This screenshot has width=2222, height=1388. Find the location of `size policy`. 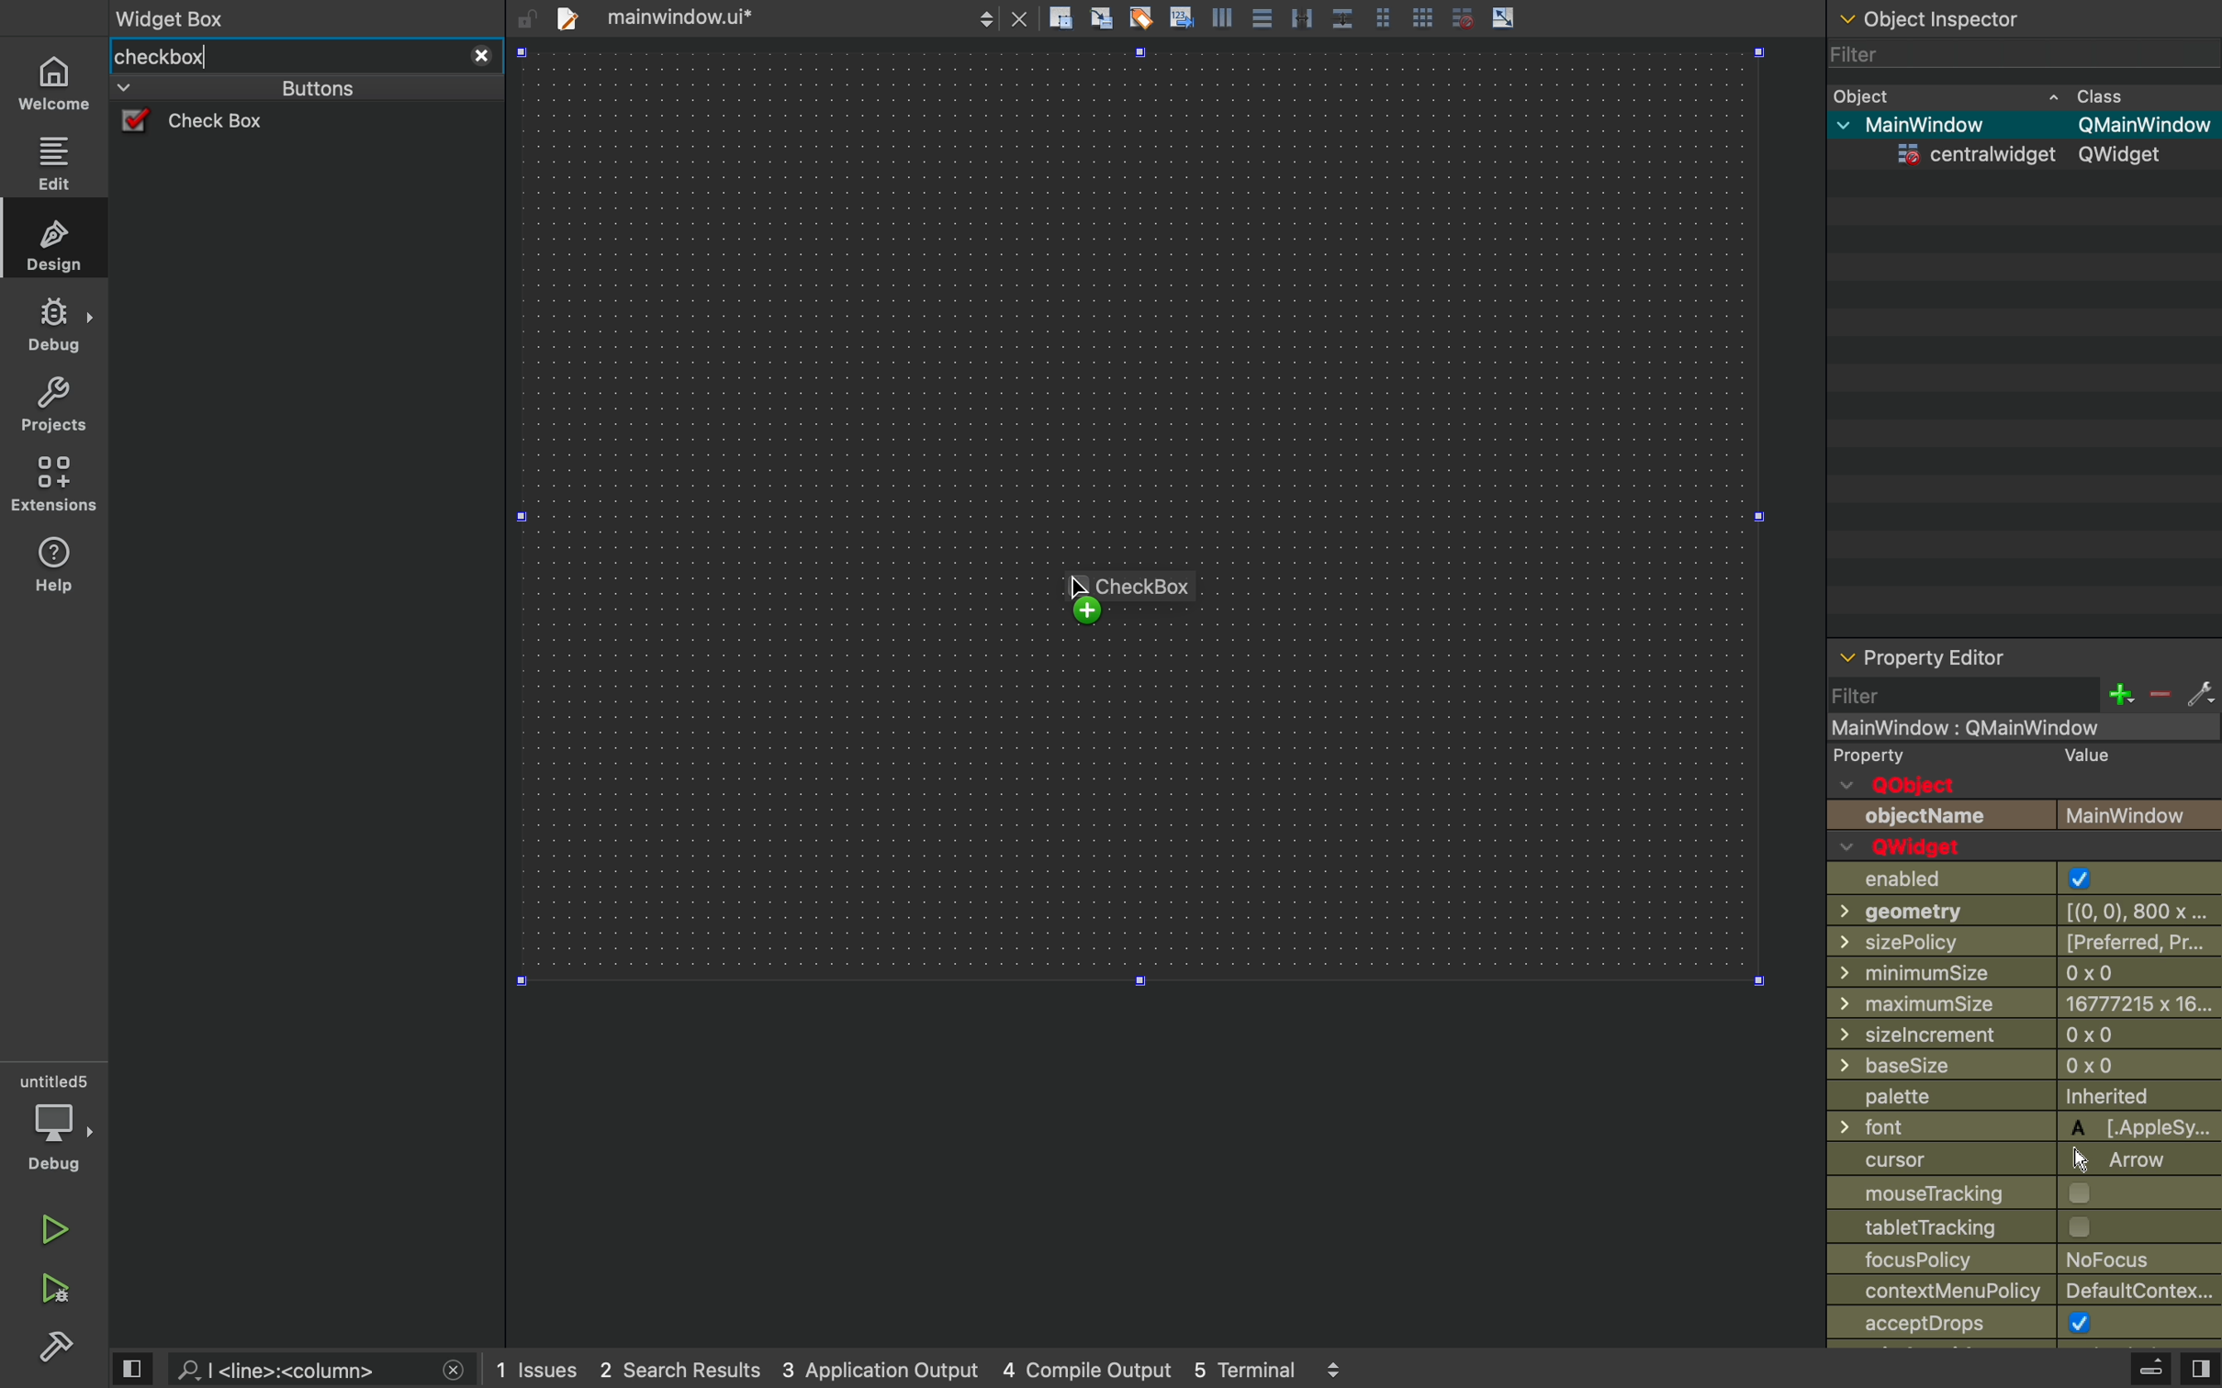

size policy is located at coordinates (2026, 941).